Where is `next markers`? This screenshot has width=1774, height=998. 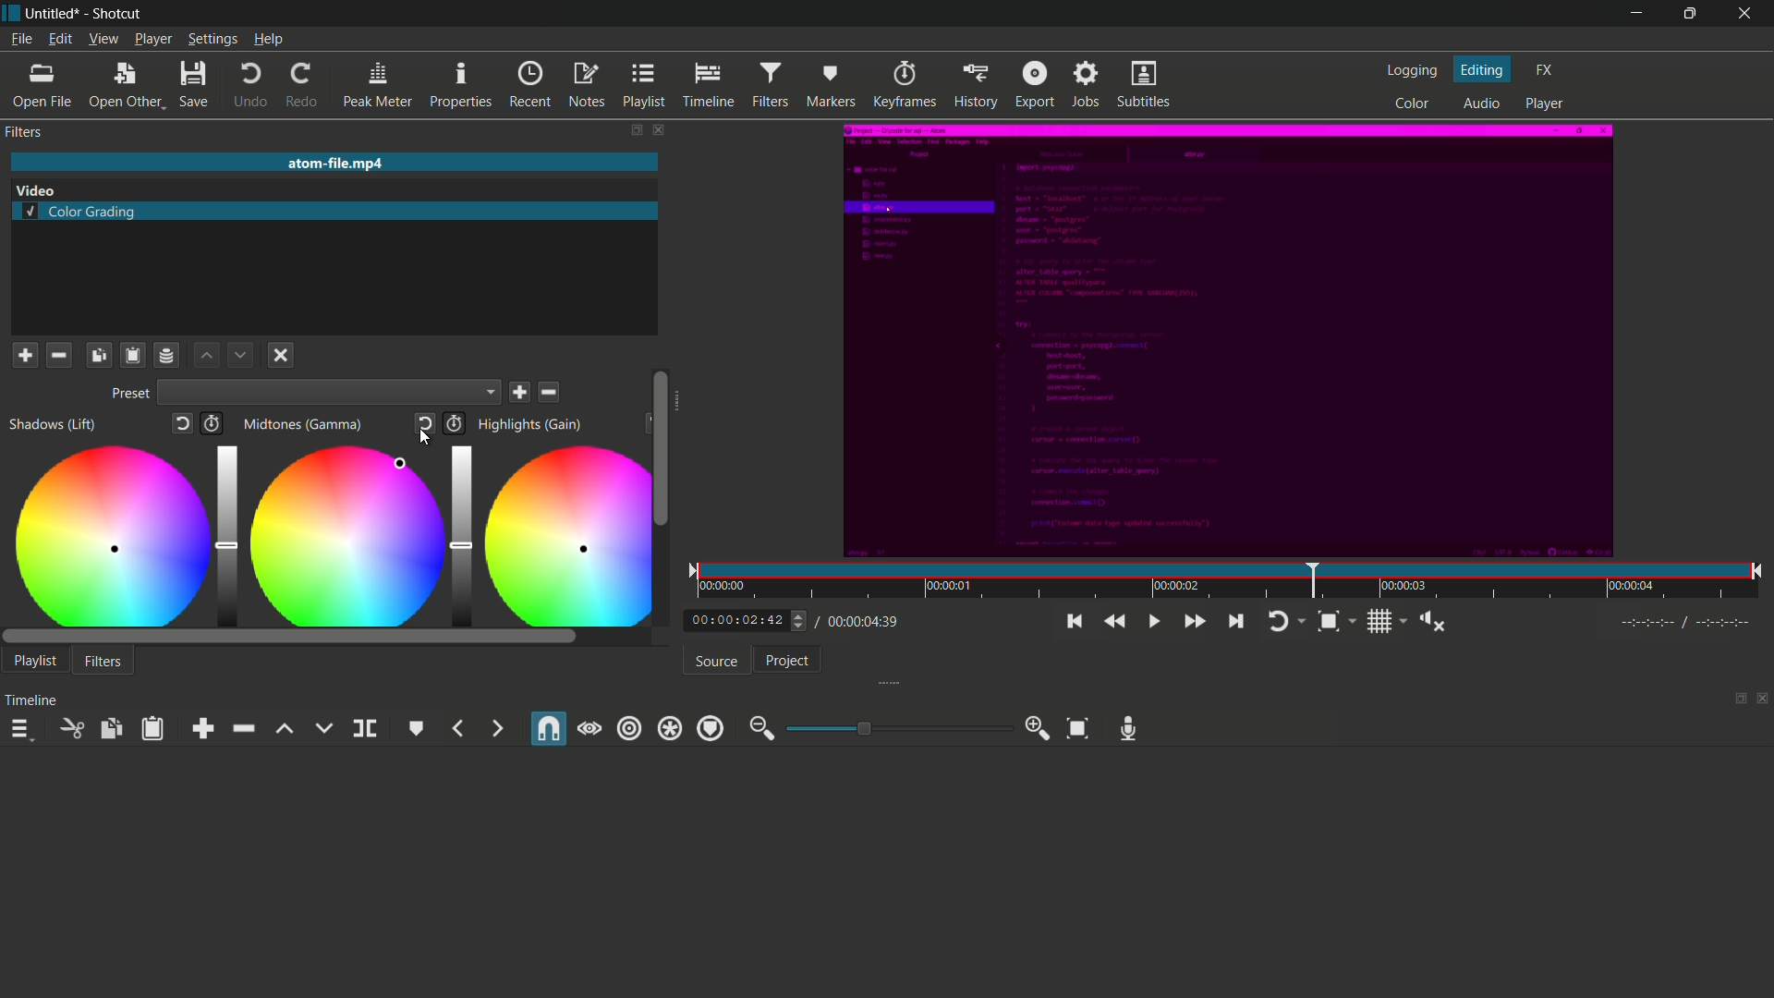 next markers is located at coordinates (495, 728).